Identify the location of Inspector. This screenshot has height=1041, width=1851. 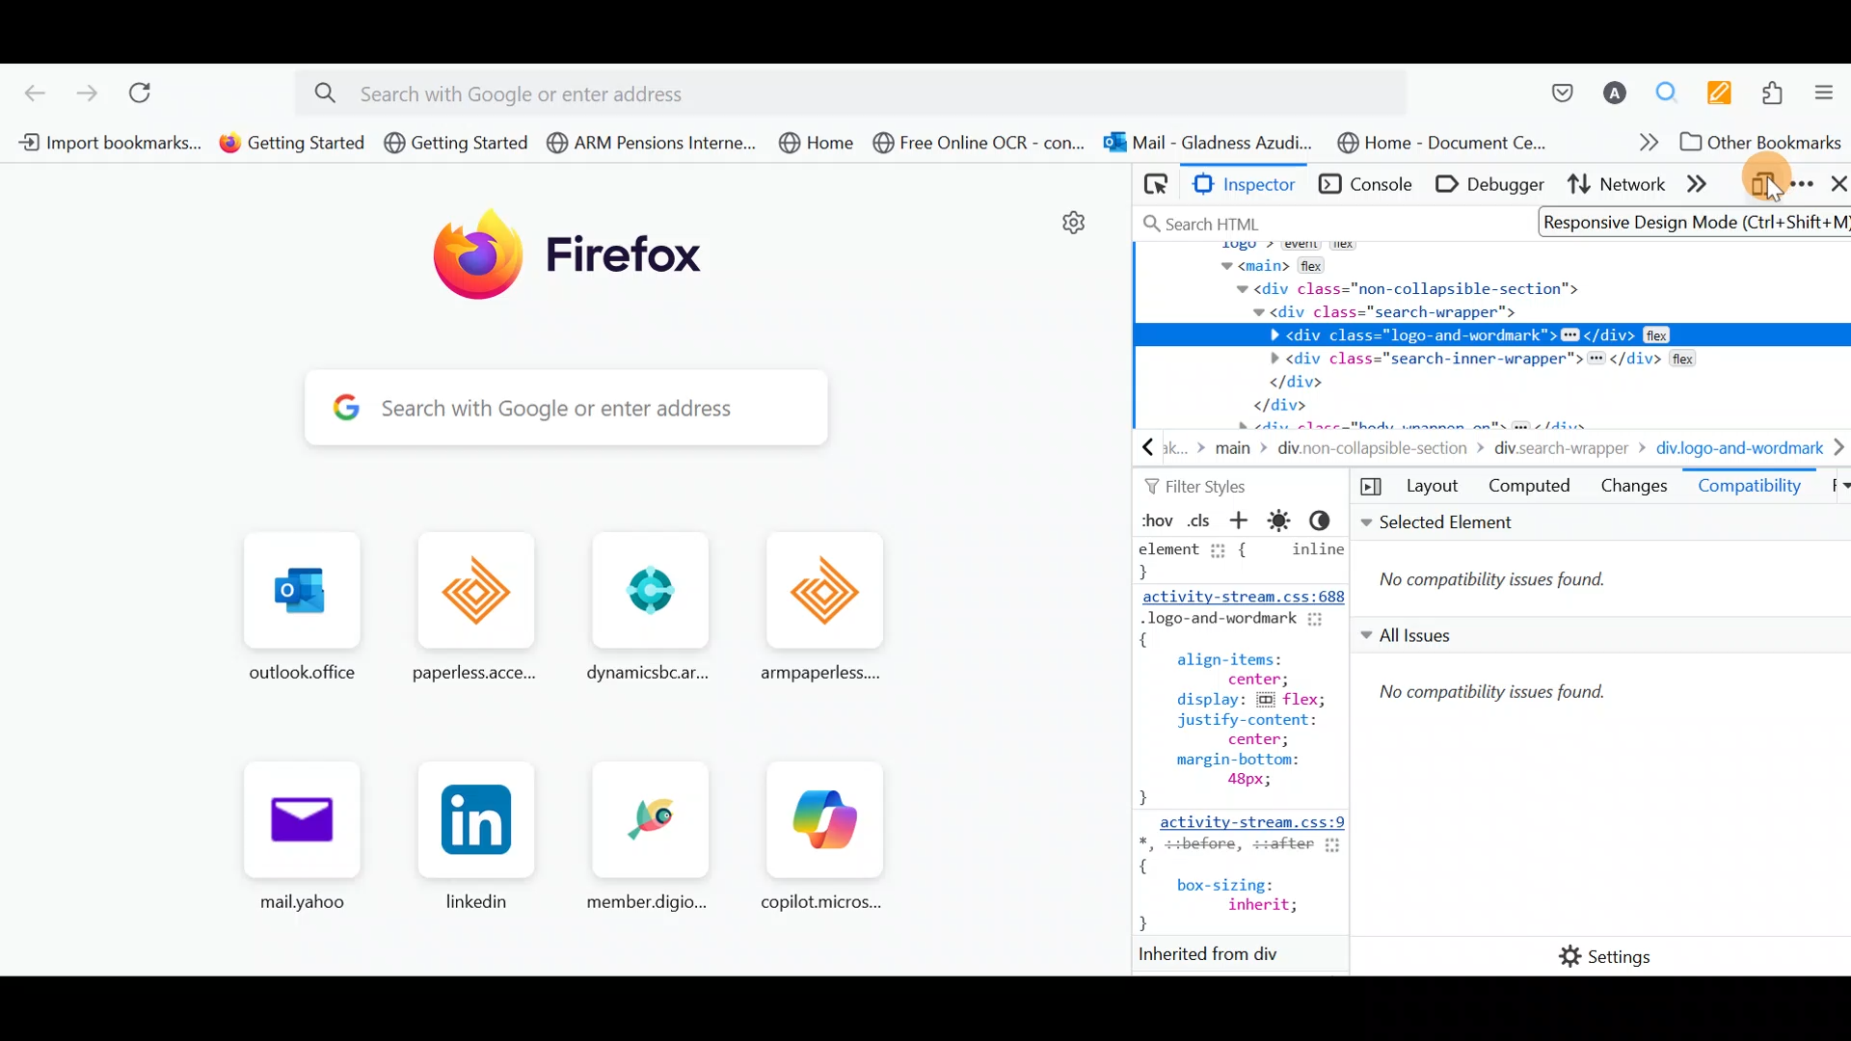
(1243, 186).